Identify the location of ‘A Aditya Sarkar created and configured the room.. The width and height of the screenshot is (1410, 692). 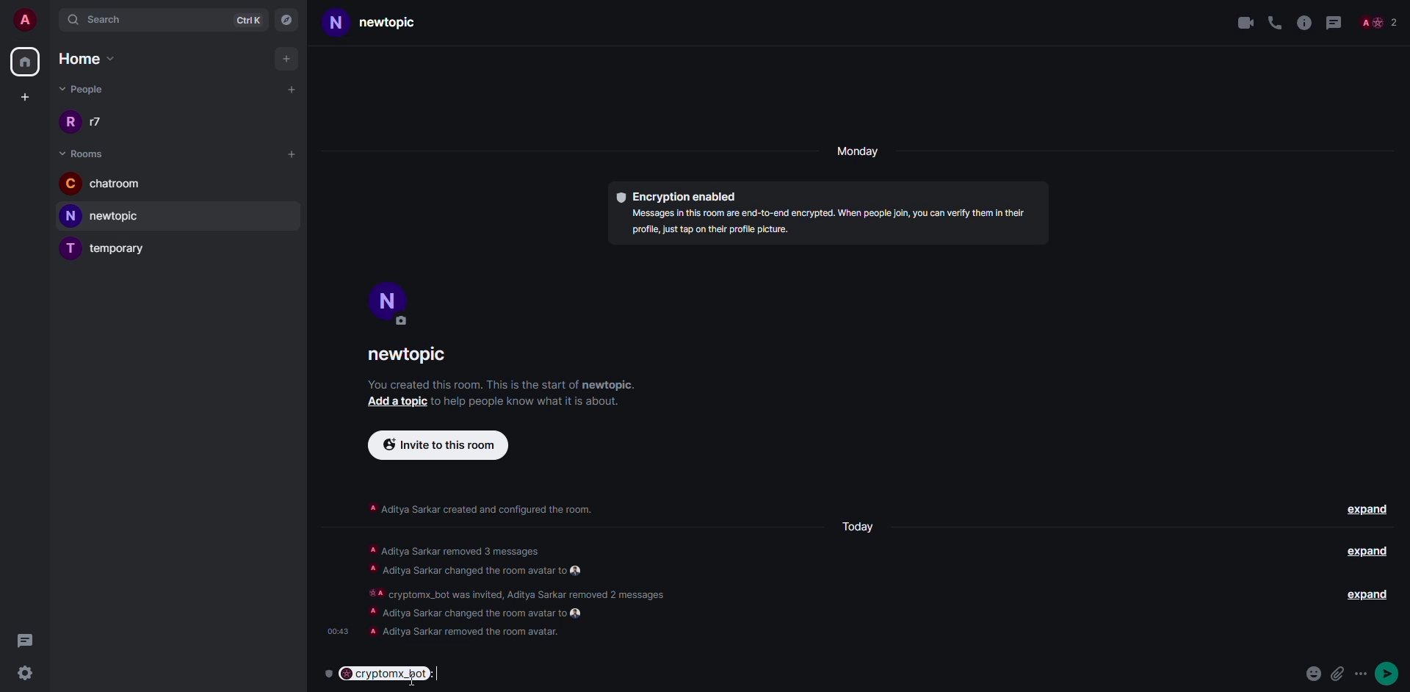
(480, 505).